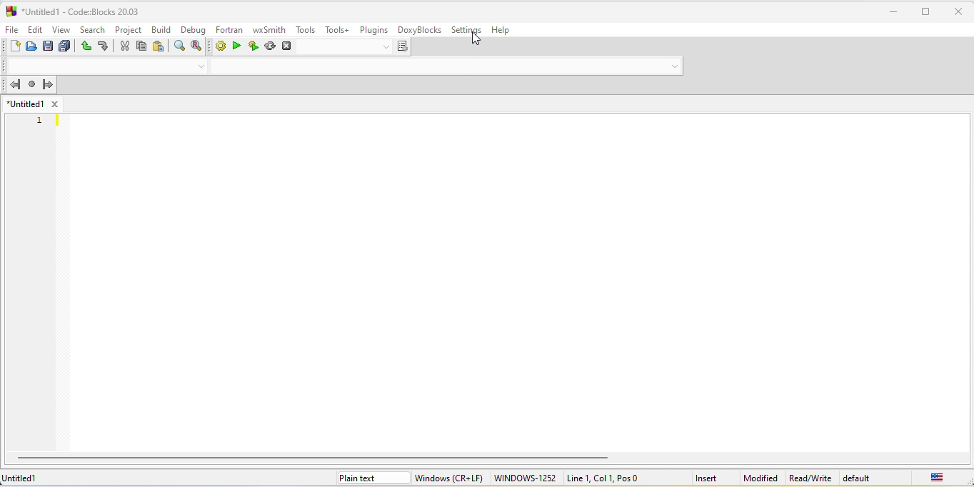  What do you see at coordinates (228, 30) in the screenshot?
I see `fortran` at bounding box center [228, 30].